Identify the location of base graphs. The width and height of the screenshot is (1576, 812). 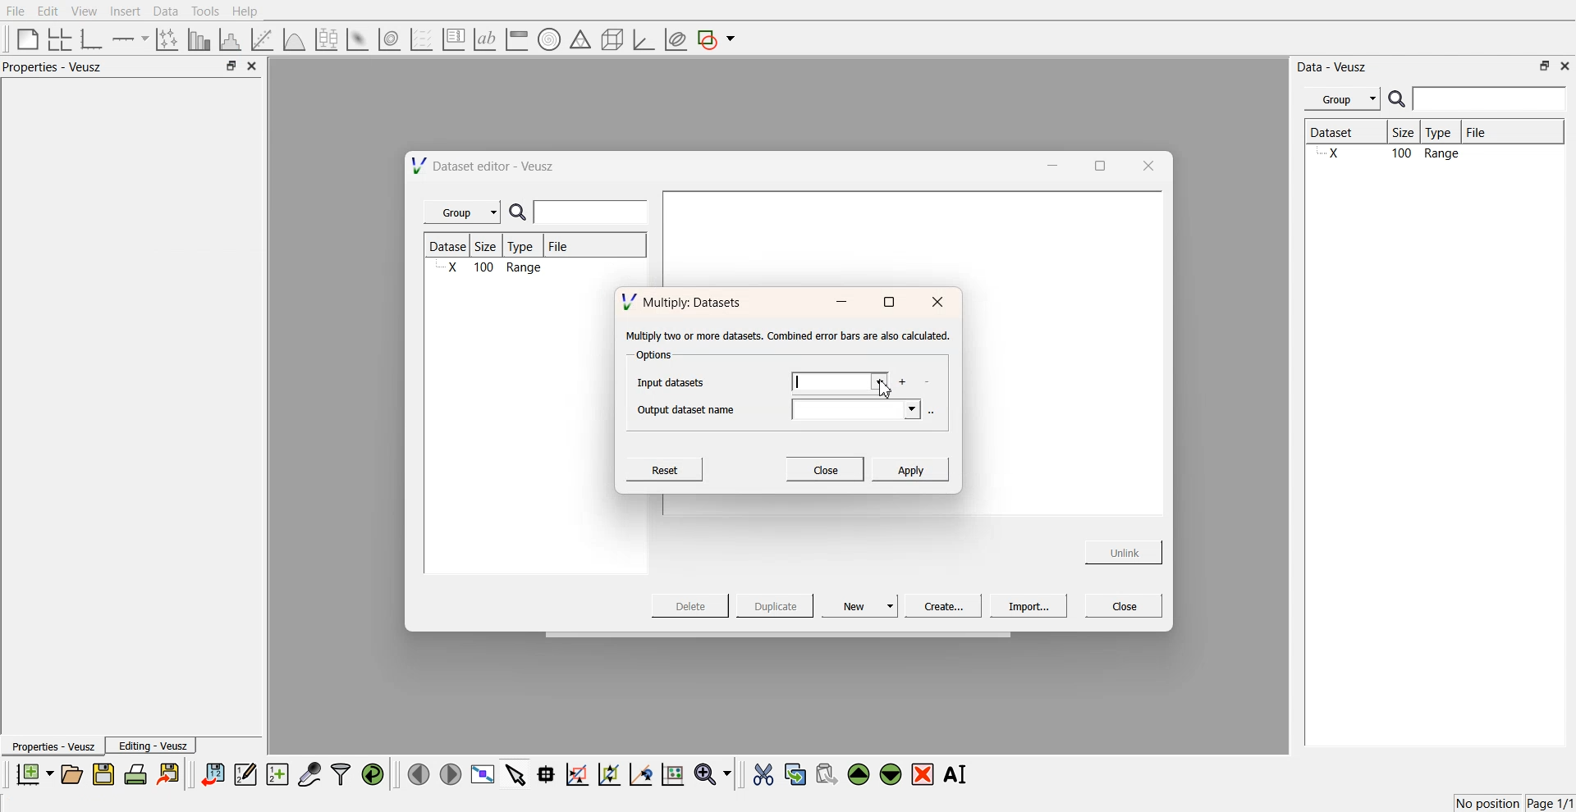
(93, 39).